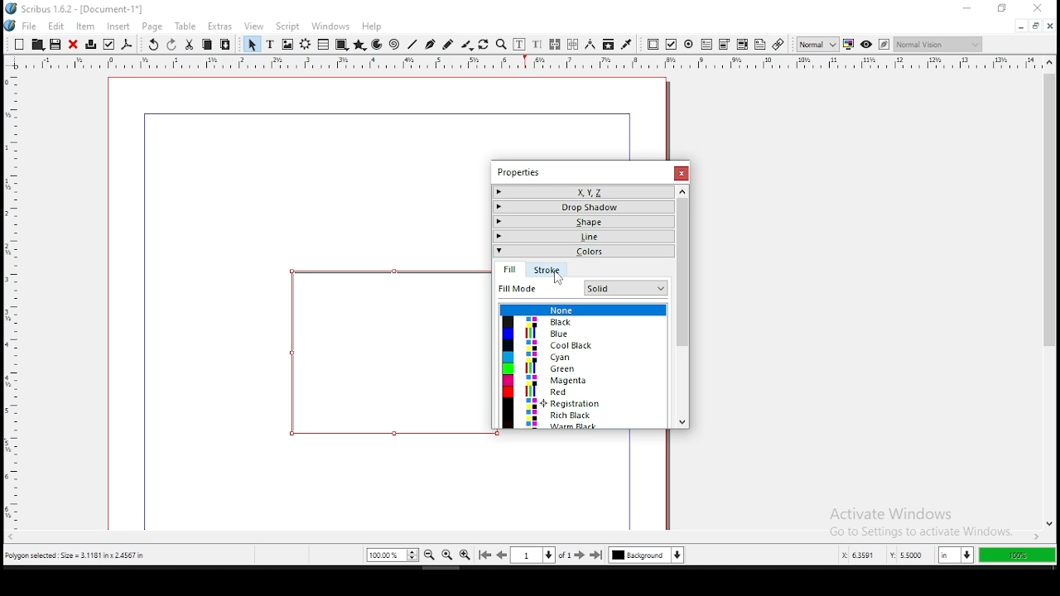 The image size is (1060, 596). I want to click on open, so click(36, 44).